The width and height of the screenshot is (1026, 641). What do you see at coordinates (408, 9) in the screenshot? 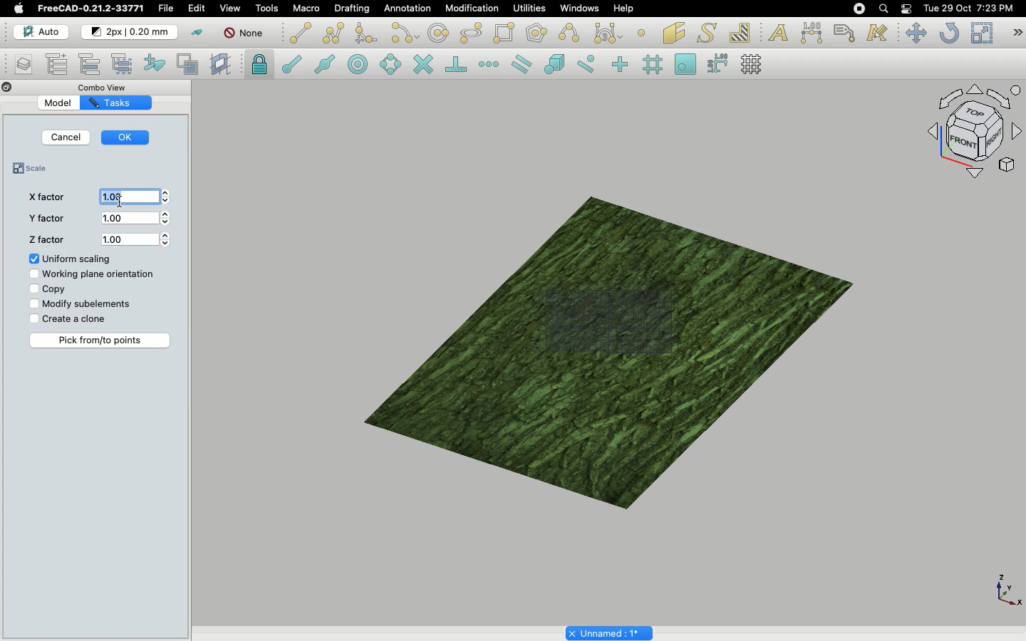
I see `Annotation` at bounding box center [408, 9].